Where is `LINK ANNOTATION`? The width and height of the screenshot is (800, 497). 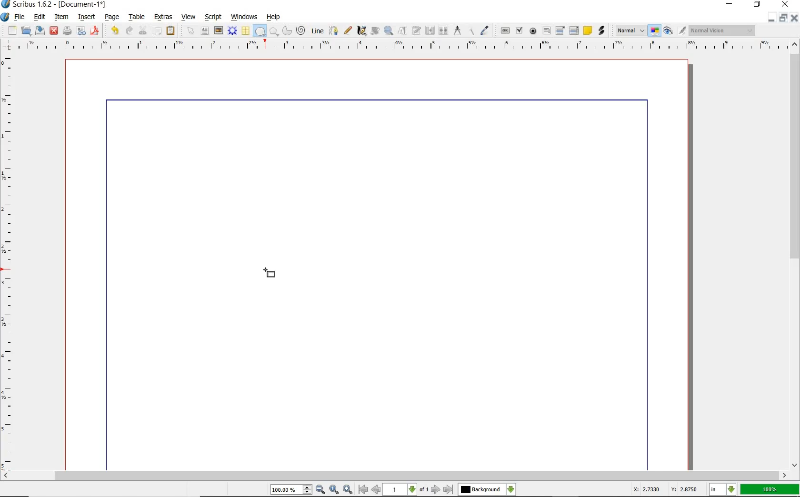 LINK ANNOTATION is located at coordinates (602, 31).